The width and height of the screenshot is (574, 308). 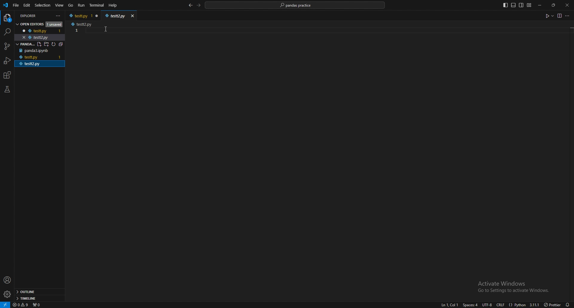 I want to click on {} Python 3.11.1, so click(x=524, y=304).